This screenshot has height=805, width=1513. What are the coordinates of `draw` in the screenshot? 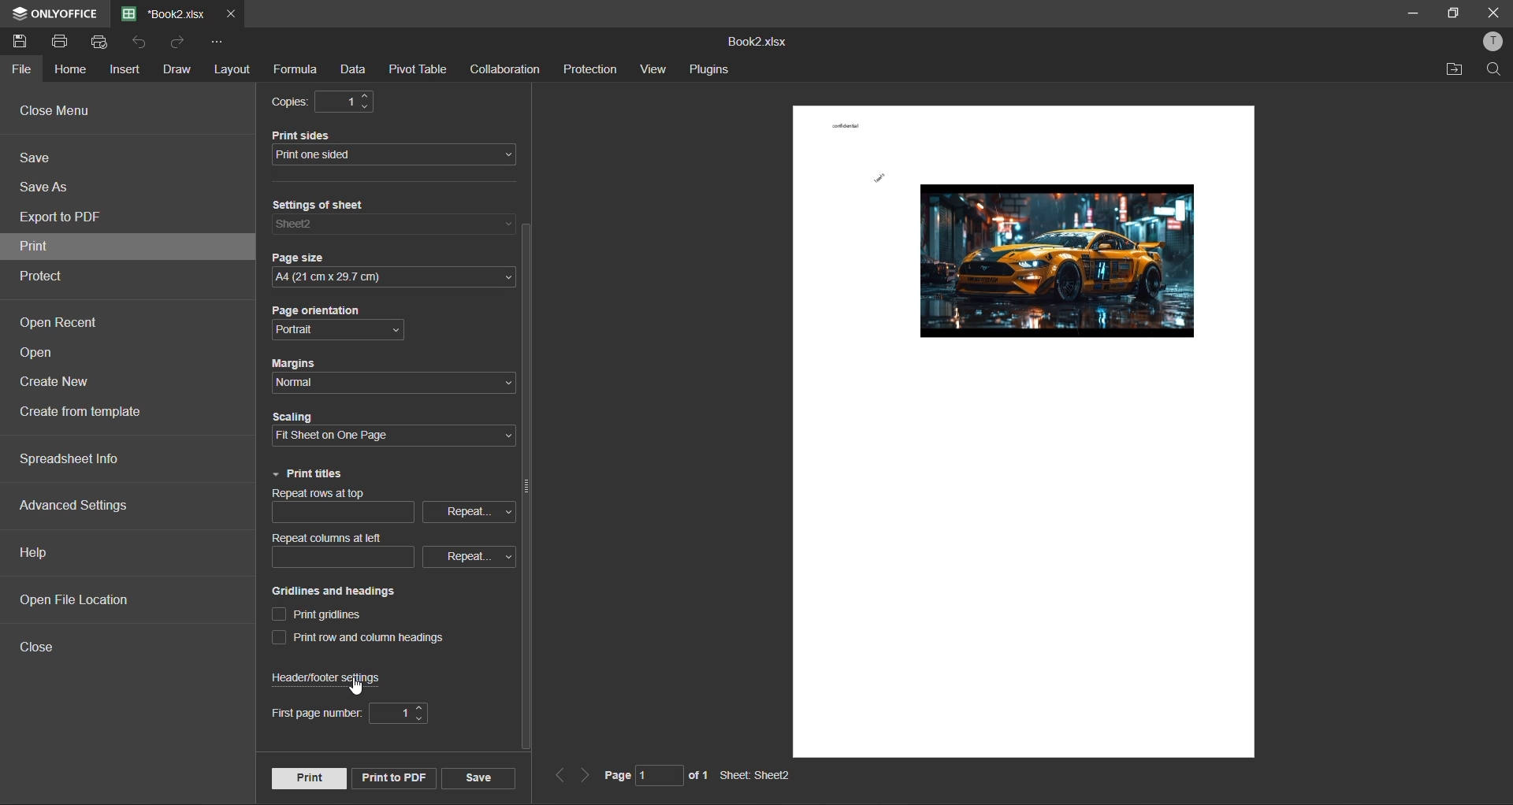 It's located at (177, 71).